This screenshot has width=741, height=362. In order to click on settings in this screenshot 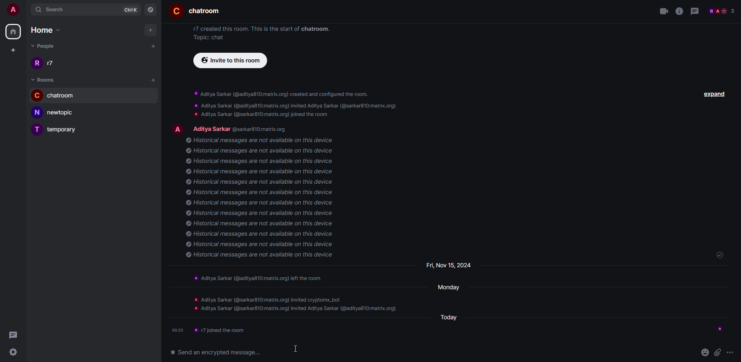, I will do `click(15, 352)`.